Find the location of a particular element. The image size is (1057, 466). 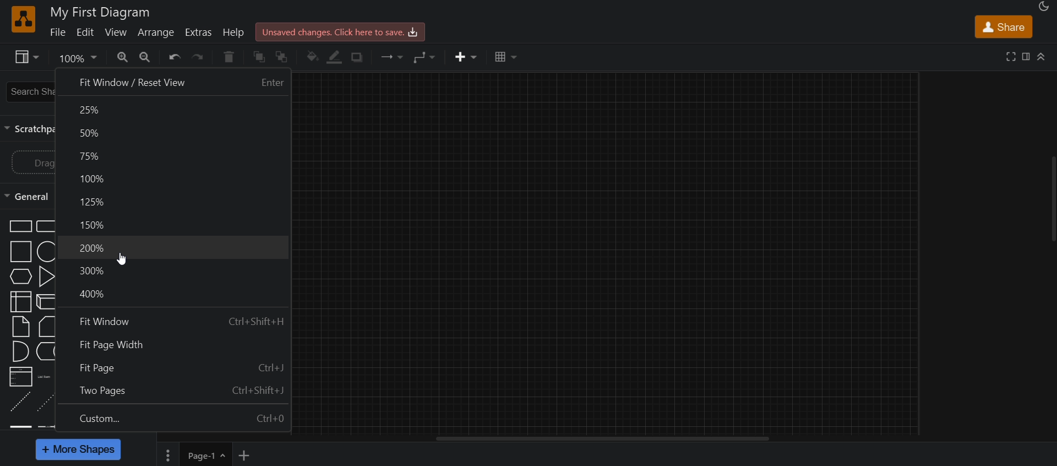

undo is located at coordinates (176, 58).